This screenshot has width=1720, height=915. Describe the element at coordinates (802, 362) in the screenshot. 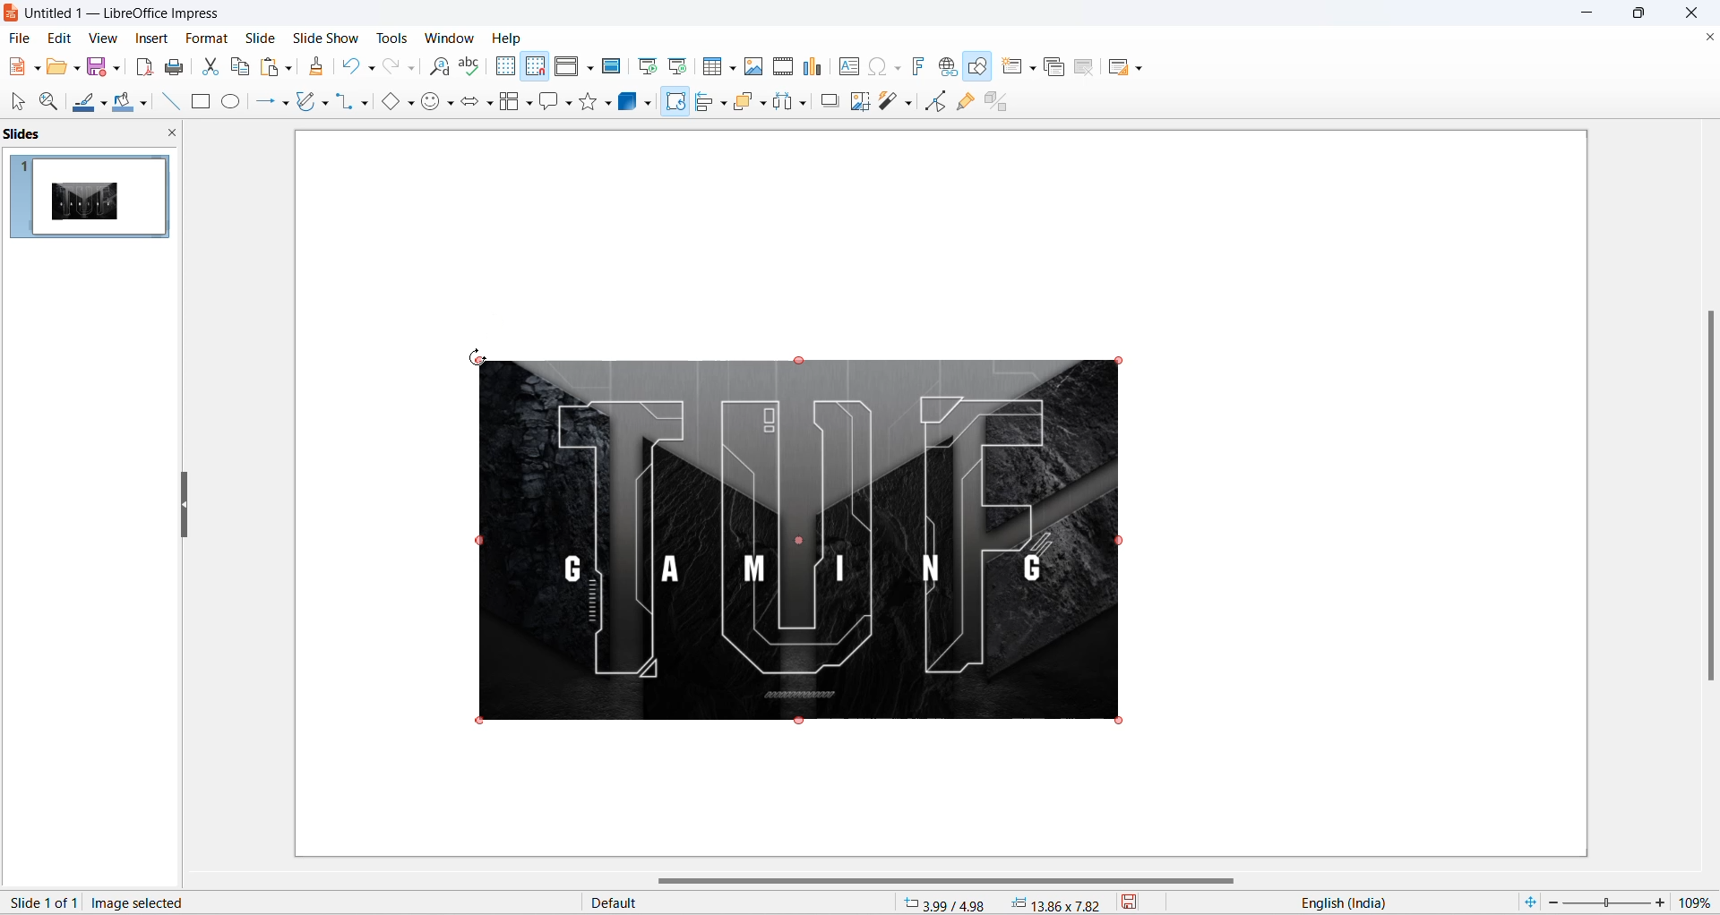

I see `image selection markup` at that location.